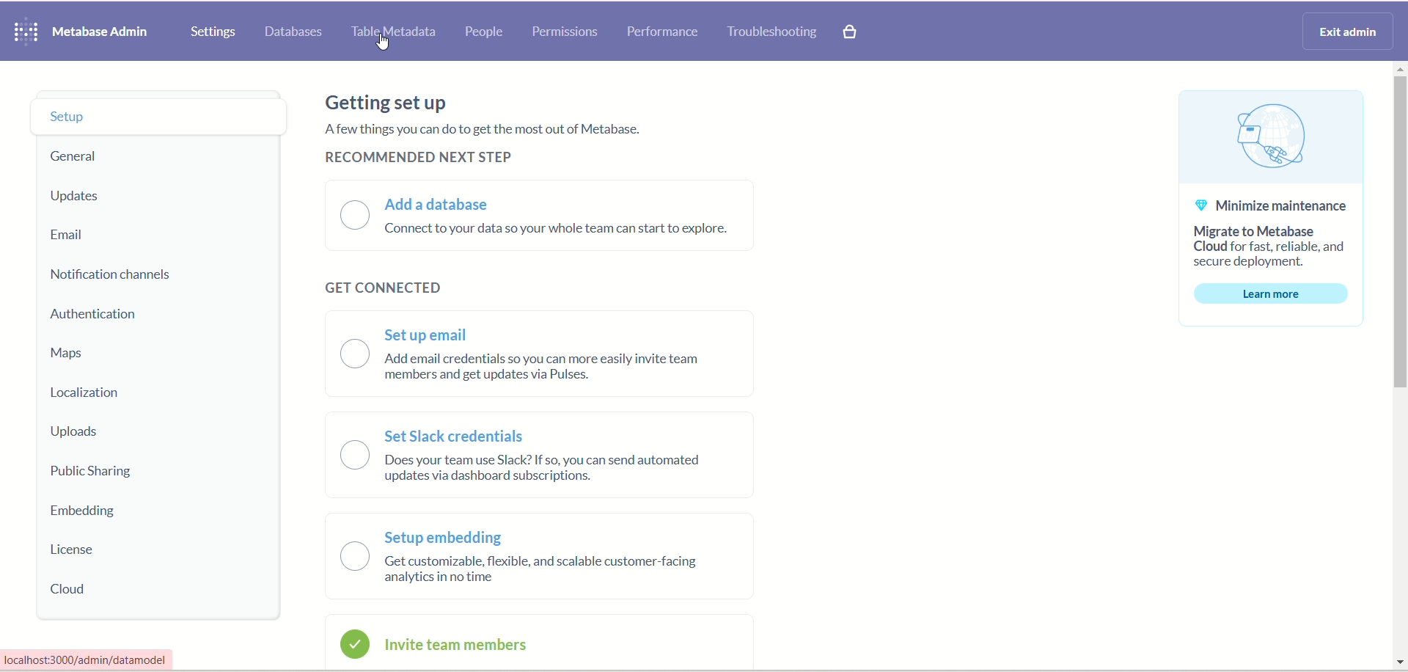 The width and height of the screenshot is (1408, 672). What do you see at coordinates (92, 398) in the screenshot?
I see `localization` at bounding box center [92, 398].